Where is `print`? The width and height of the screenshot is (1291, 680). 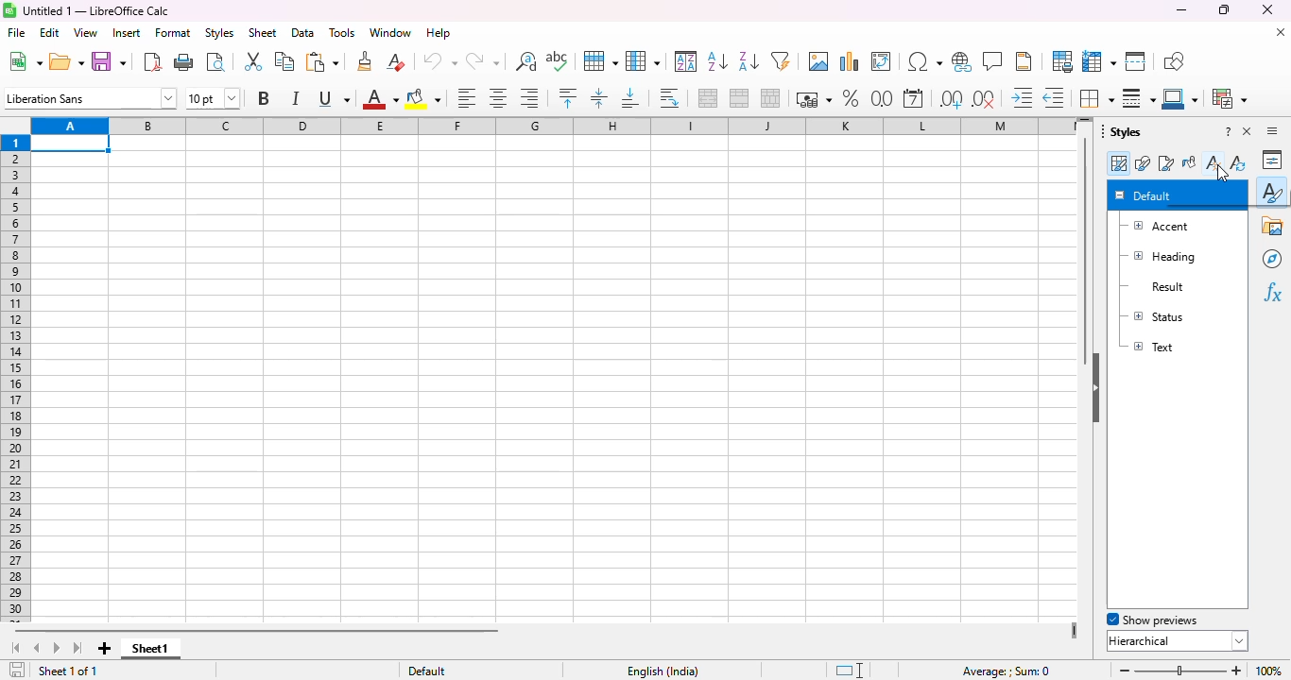 print is located at coordinates (184, 60).